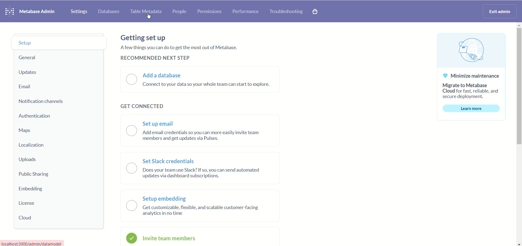 This screenshot has width=522, height=246. Describe the element at coordinates (517, 135) in the screenshot. I see `vertical scroll bar` at that location.